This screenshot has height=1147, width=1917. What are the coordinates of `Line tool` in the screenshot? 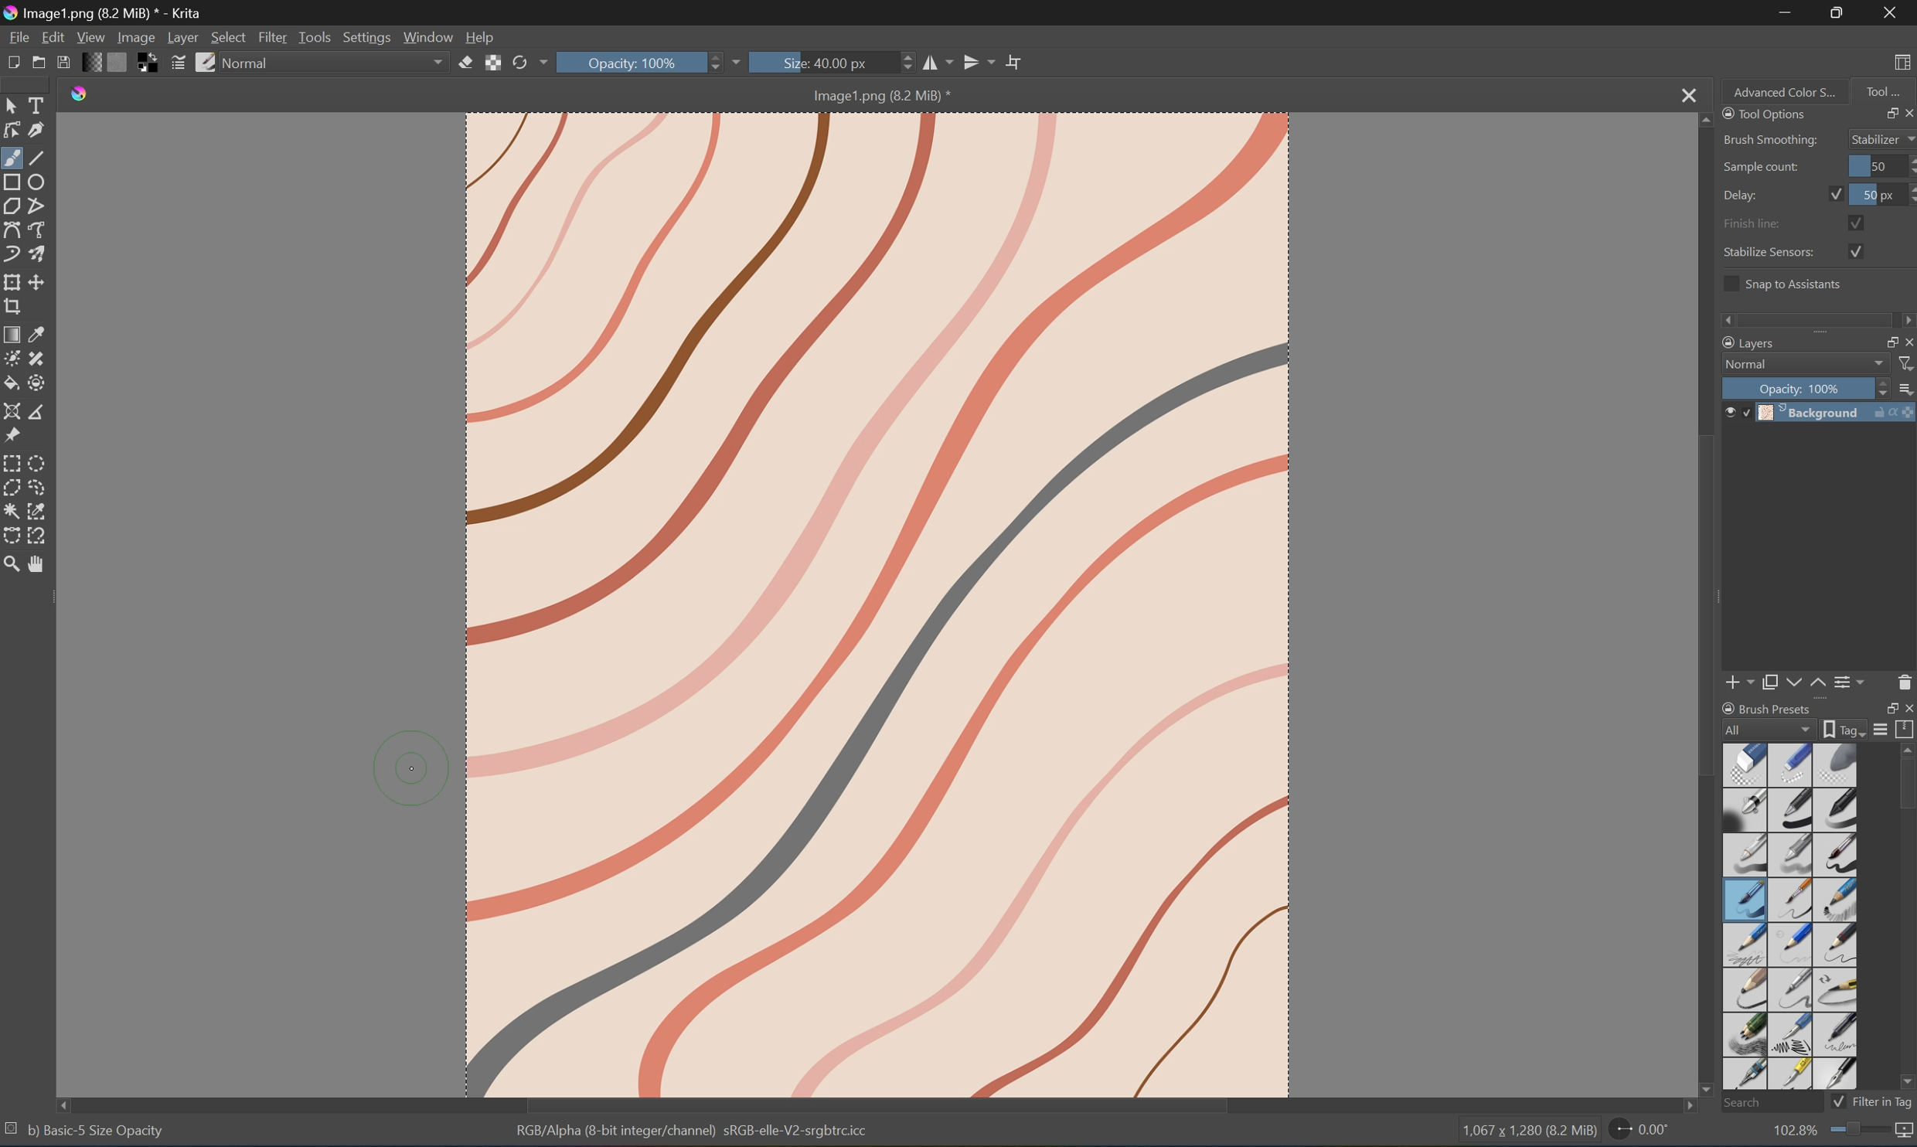 It's located at (39, 158).